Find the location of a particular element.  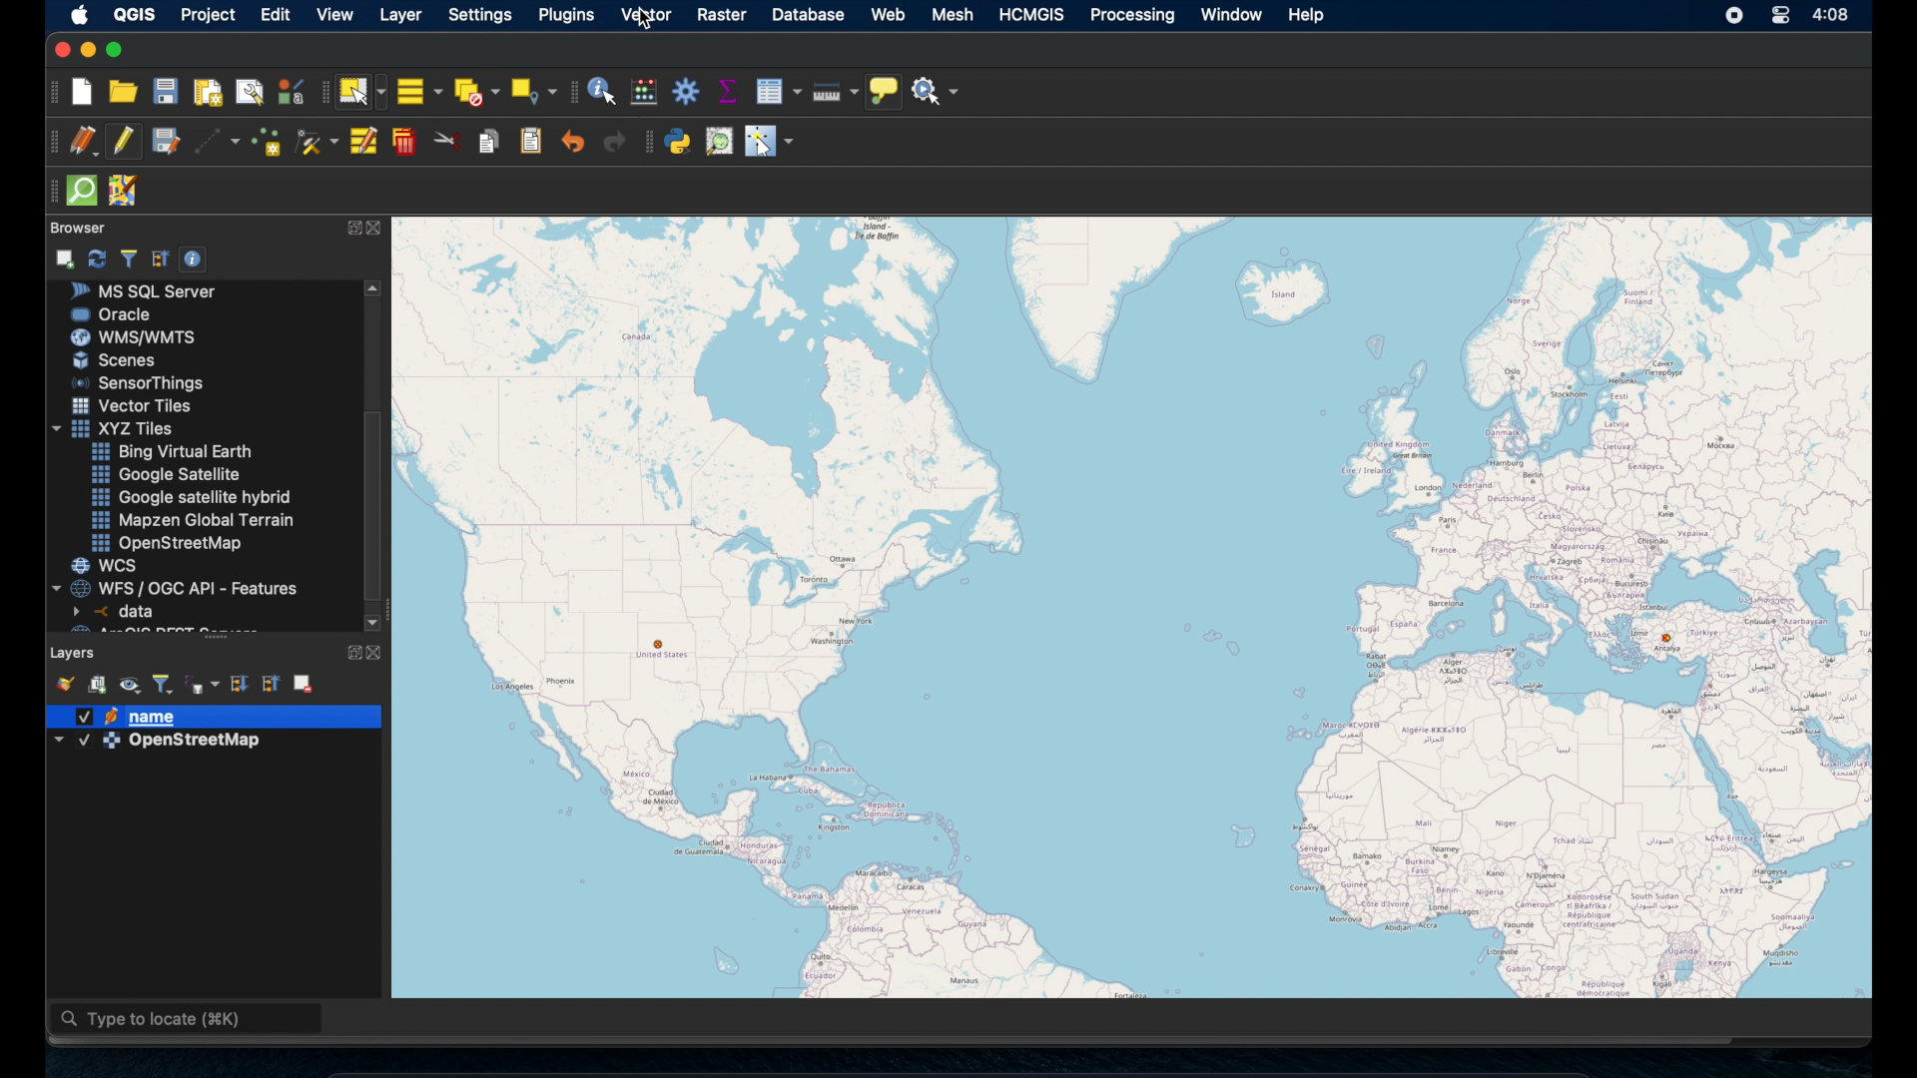

close is located at coordinates (378, 230).